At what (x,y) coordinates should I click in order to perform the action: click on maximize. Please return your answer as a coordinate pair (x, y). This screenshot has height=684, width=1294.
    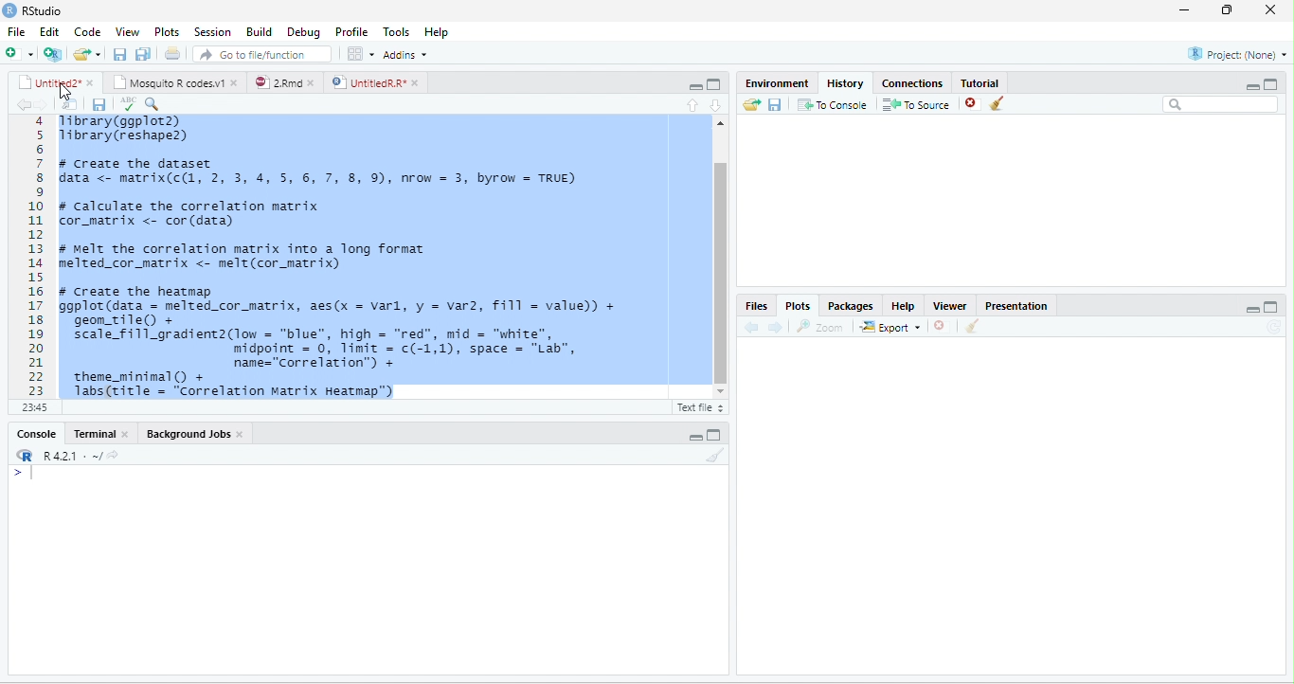
    Looking at the image, I should click on (715, 435).